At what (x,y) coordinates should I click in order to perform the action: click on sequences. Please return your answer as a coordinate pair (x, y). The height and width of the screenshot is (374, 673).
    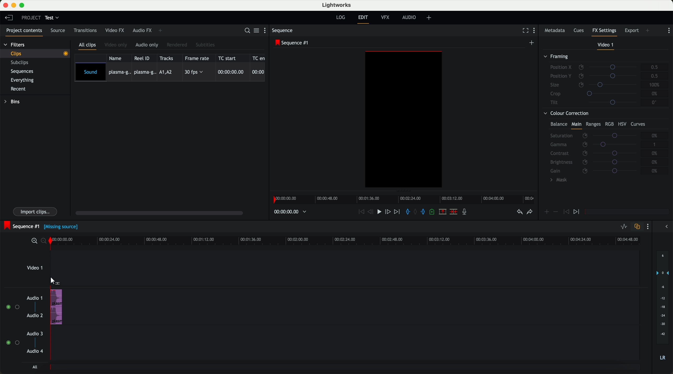
    Looking at the image, I should click on (24, 72).